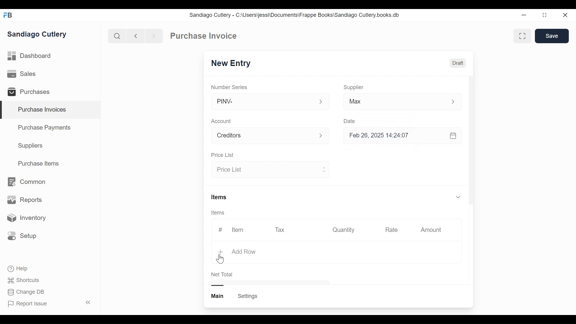 The width and height of the screenshot is (576, 324). What do you see at coordinates (232, 64) in the screenshot?
I see `New Entry` at bounding box center [232, 64].